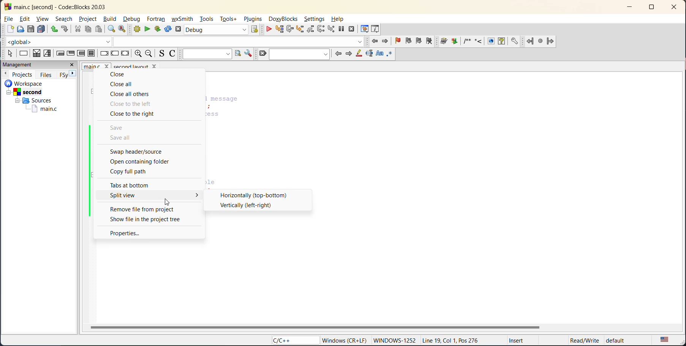 The width and height of the screenshot is (686, 346). I want to click on break instruction, so click(103, 53).